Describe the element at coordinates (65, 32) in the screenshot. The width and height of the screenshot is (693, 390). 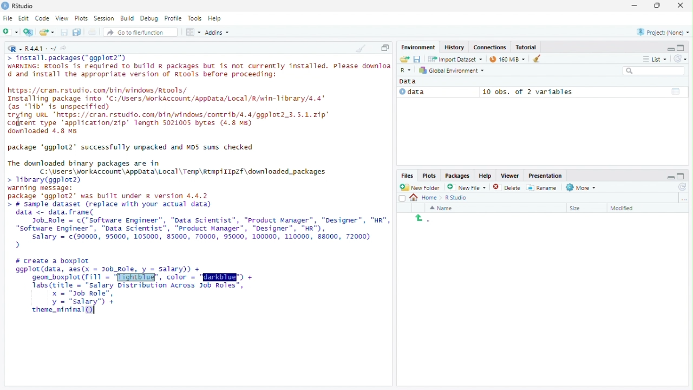
I see `Save current document` at that location.